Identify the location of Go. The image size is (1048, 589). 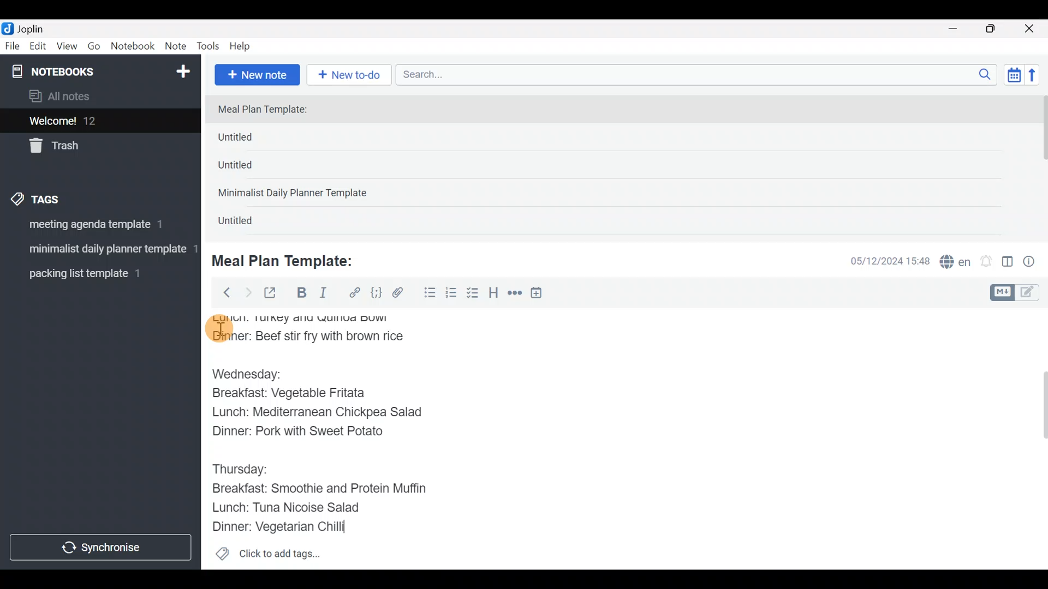
(94, 49).